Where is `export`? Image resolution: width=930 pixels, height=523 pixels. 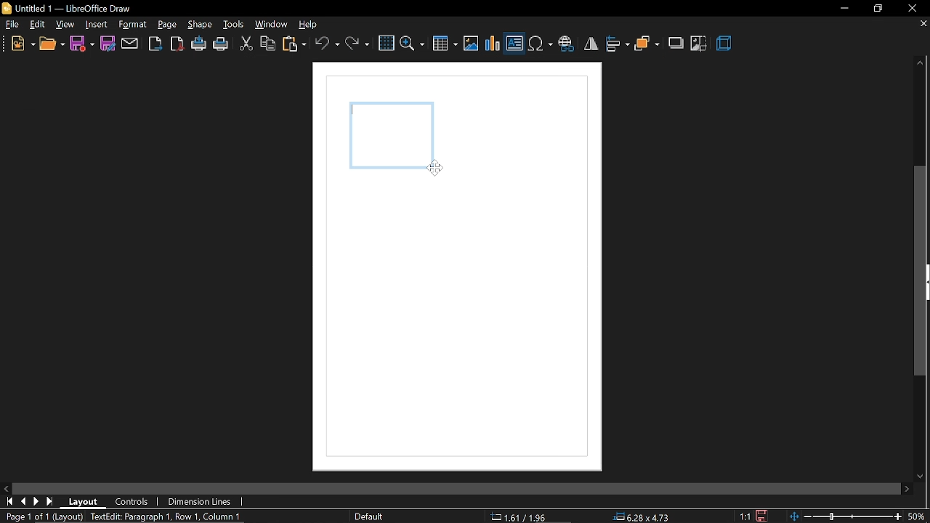
export is located at coordinates (155, 44).